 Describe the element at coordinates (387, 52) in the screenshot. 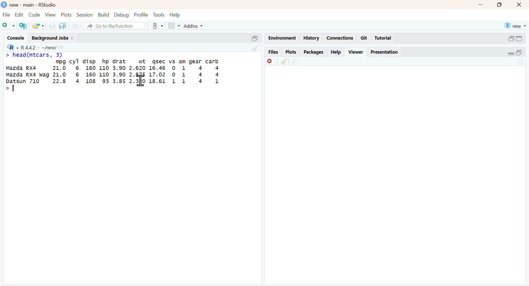

I see `Presentation` at that location.